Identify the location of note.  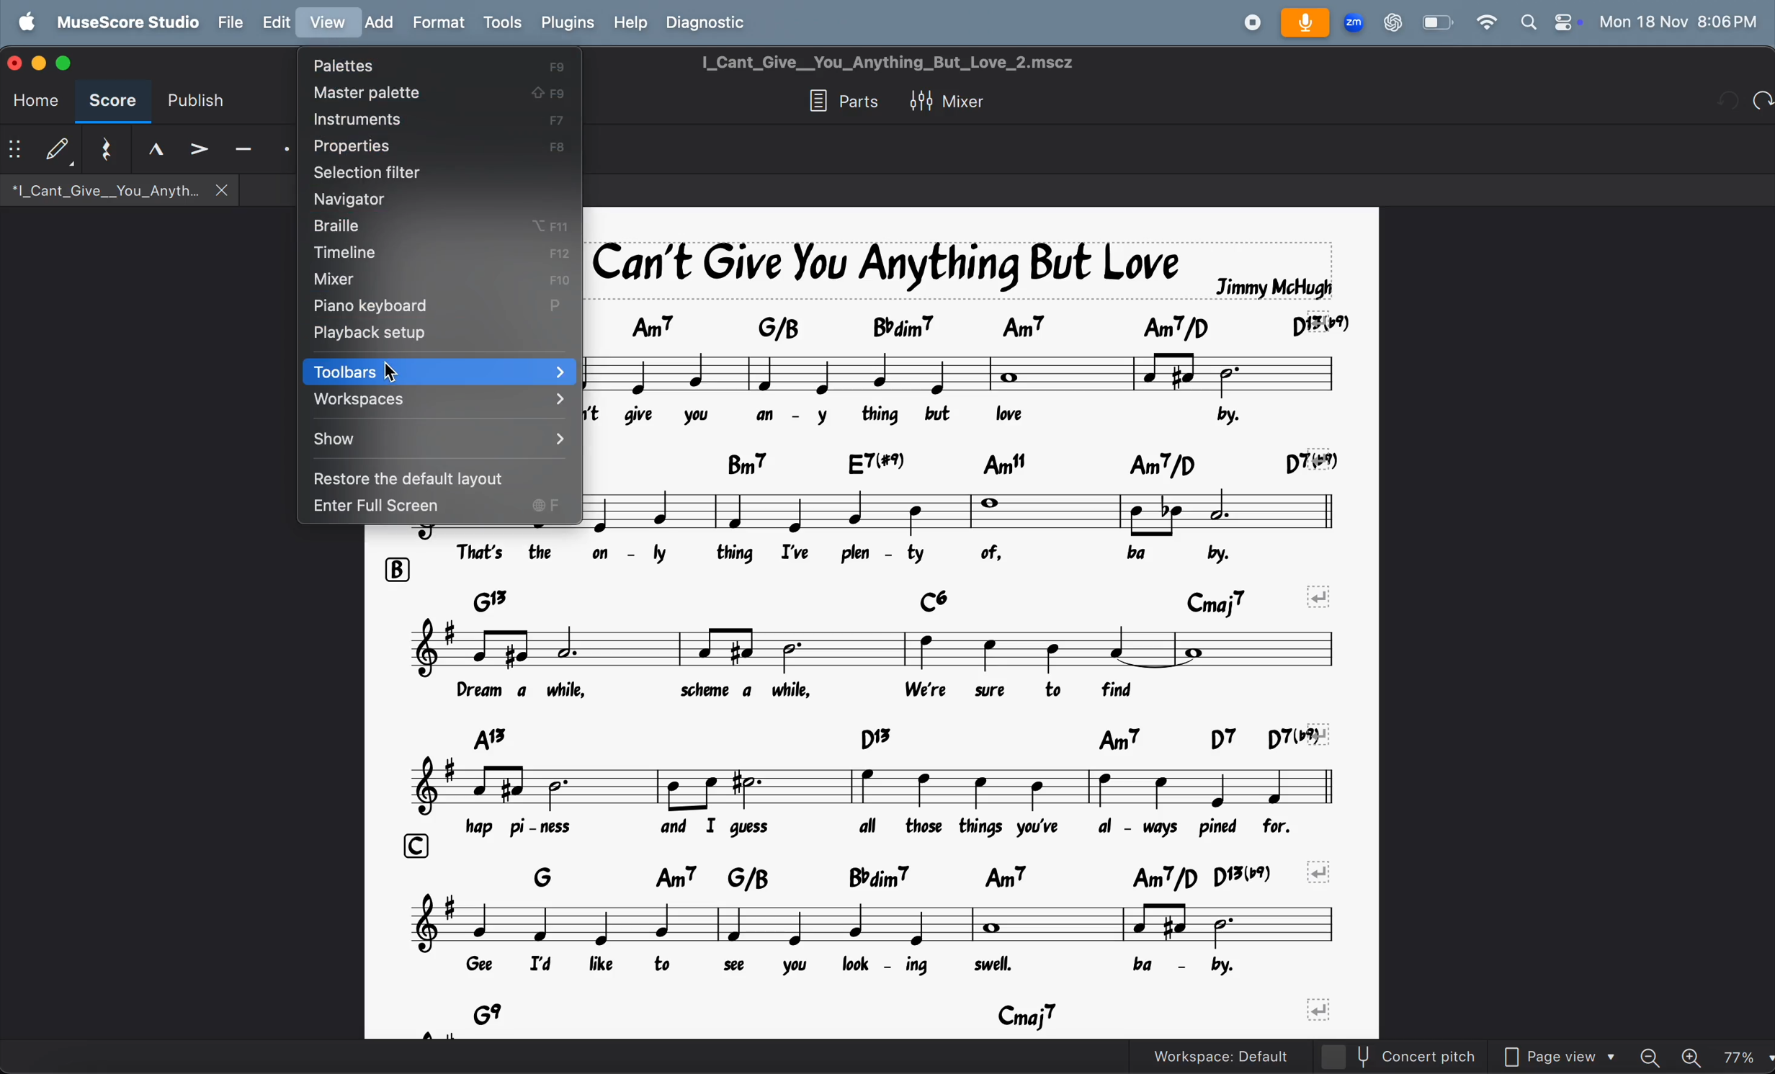
(970, 511).